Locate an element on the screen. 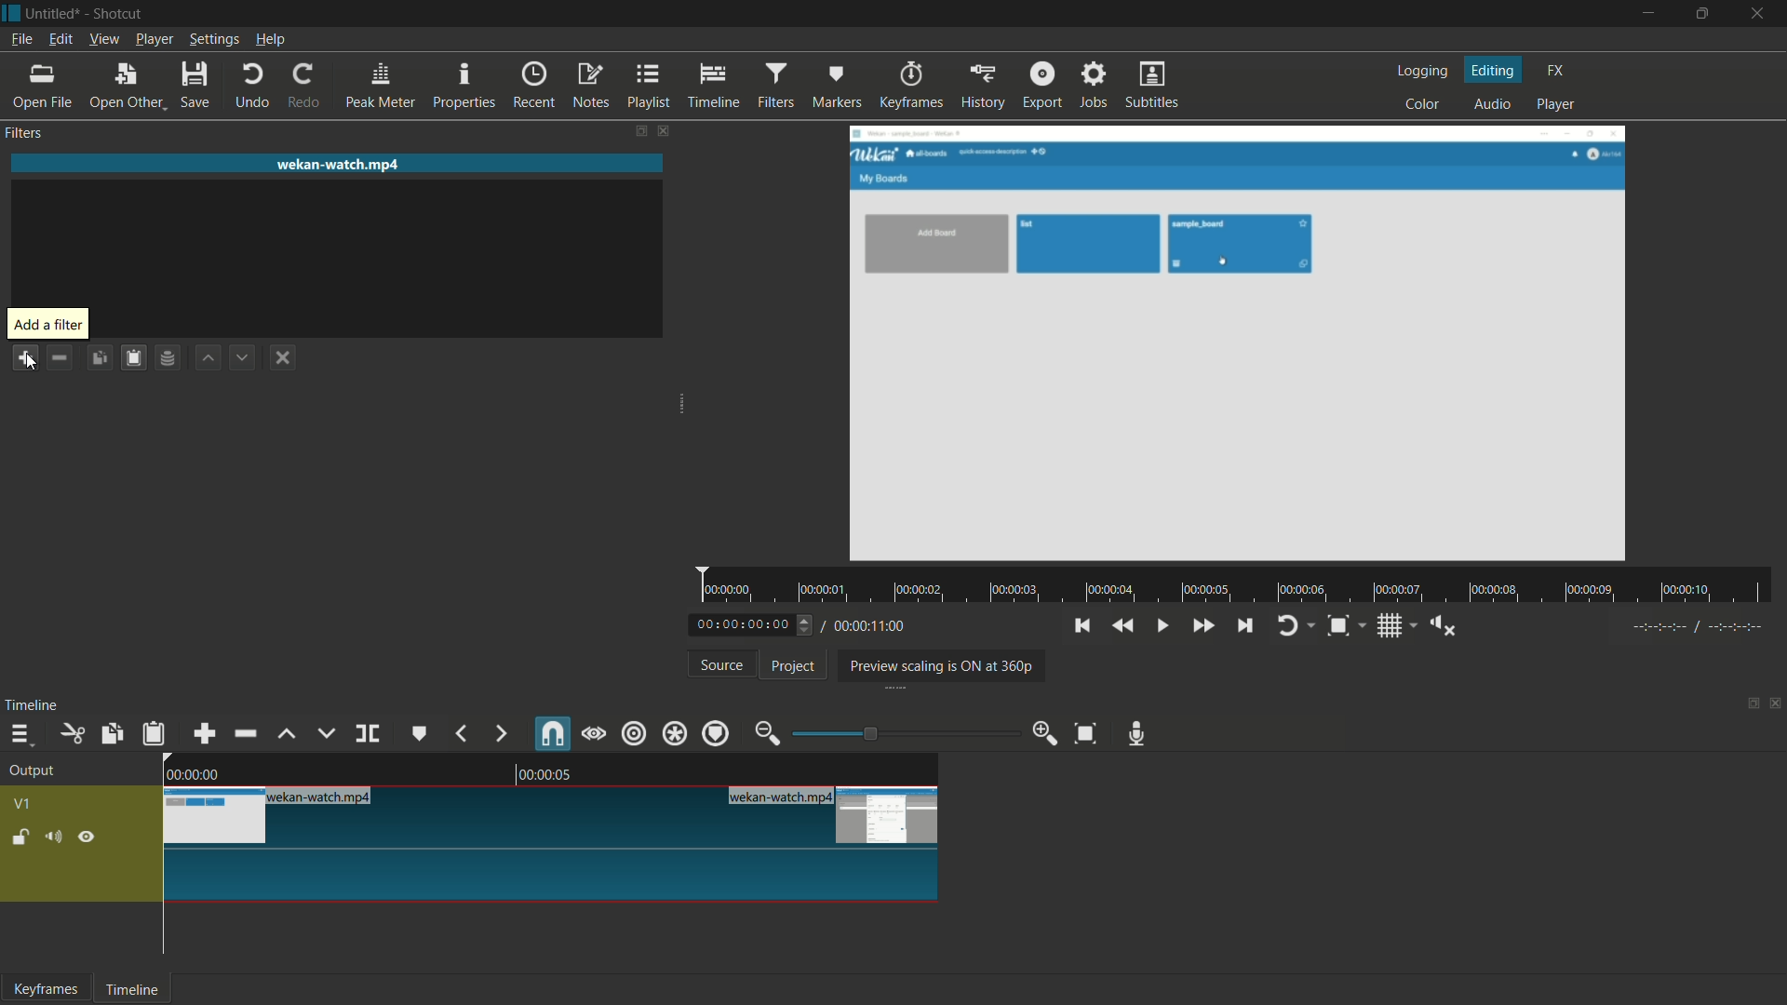 Image resolution: width=1787 pixels, height=1005 pixels. view menu is located at coordinates (104, 40).